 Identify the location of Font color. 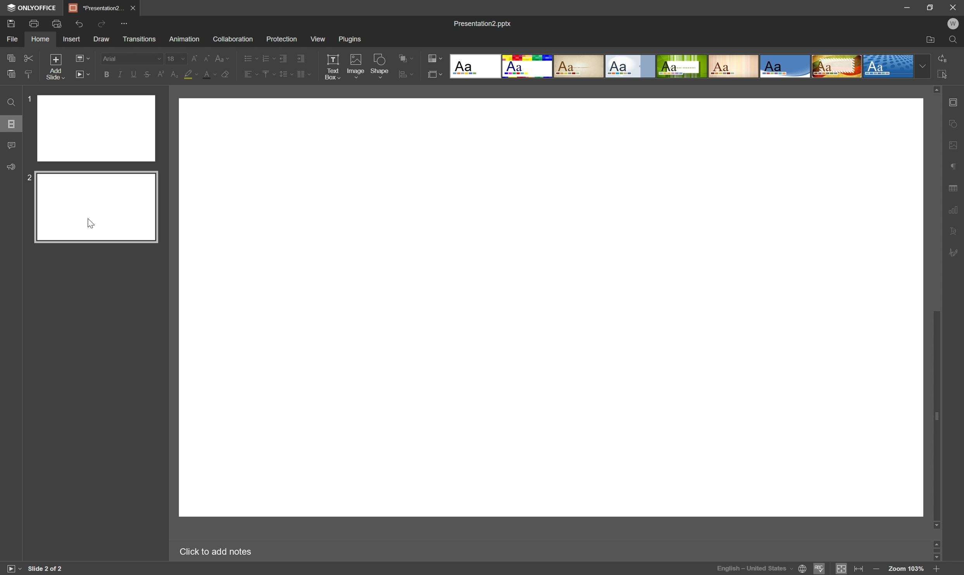
(207, 73).